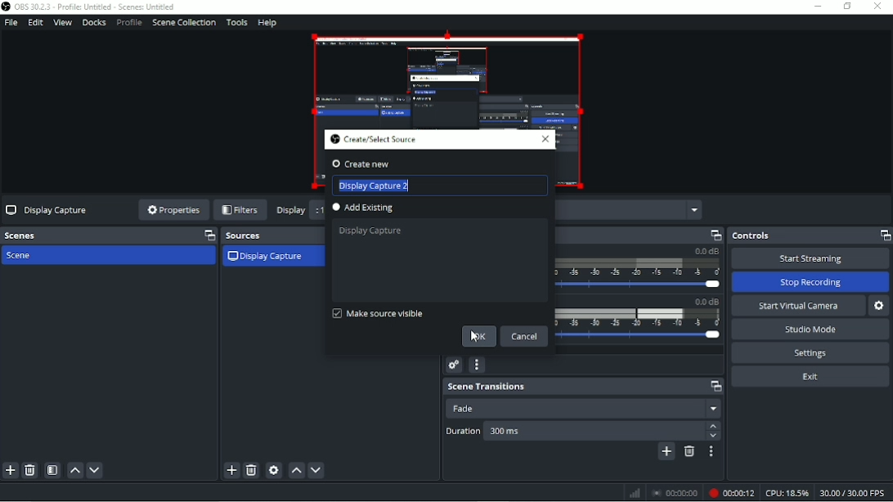 This screenshot has width=893, height=502. I want to click on Display capture, so click(47, 210).